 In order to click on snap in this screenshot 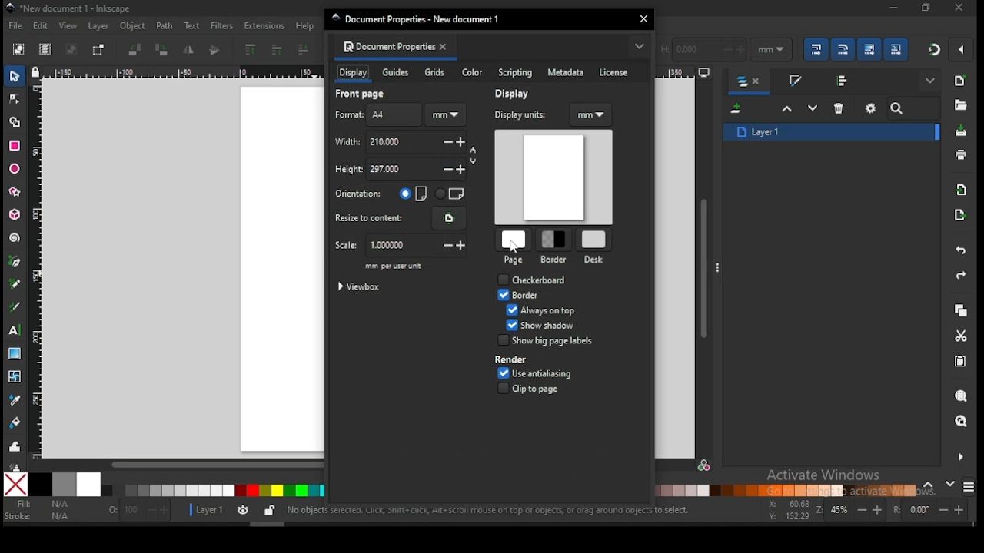, I will do `click(935, 49)`.